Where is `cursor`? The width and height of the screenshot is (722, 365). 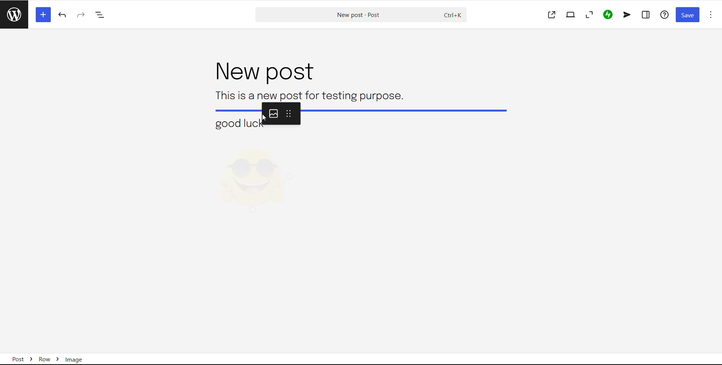
cursor is located at coordinates (267, 118).